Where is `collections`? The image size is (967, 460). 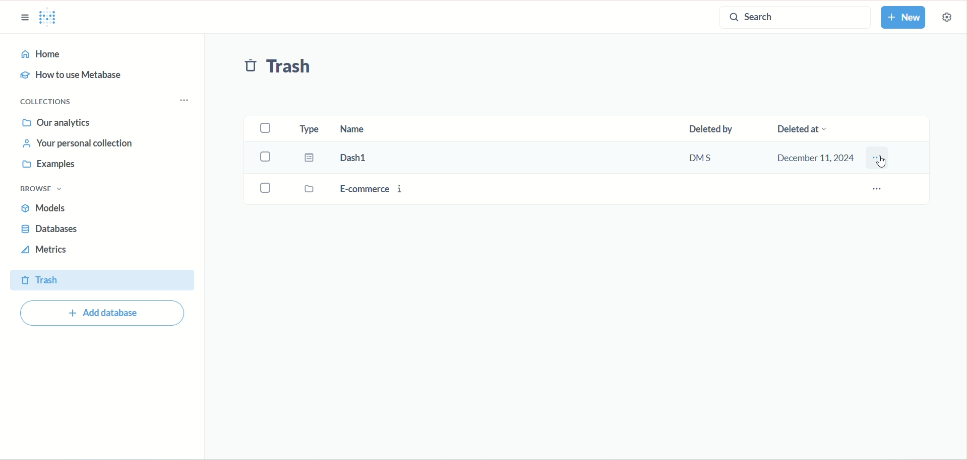 collections is located at coordinates (46, 101).